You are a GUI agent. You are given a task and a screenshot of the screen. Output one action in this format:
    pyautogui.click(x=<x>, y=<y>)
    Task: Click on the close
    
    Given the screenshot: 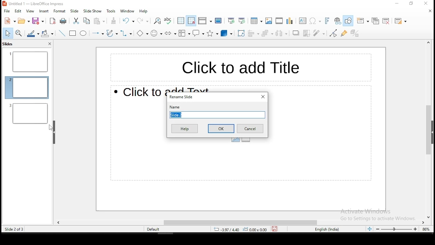 What is the action you would take?
    pyautogui.click(x=429, y=12)
    